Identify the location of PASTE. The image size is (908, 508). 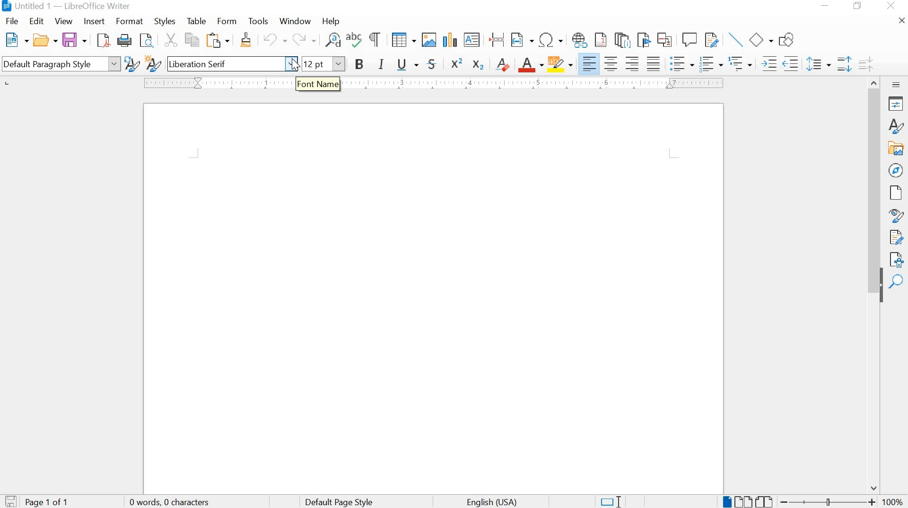
(218, 40).